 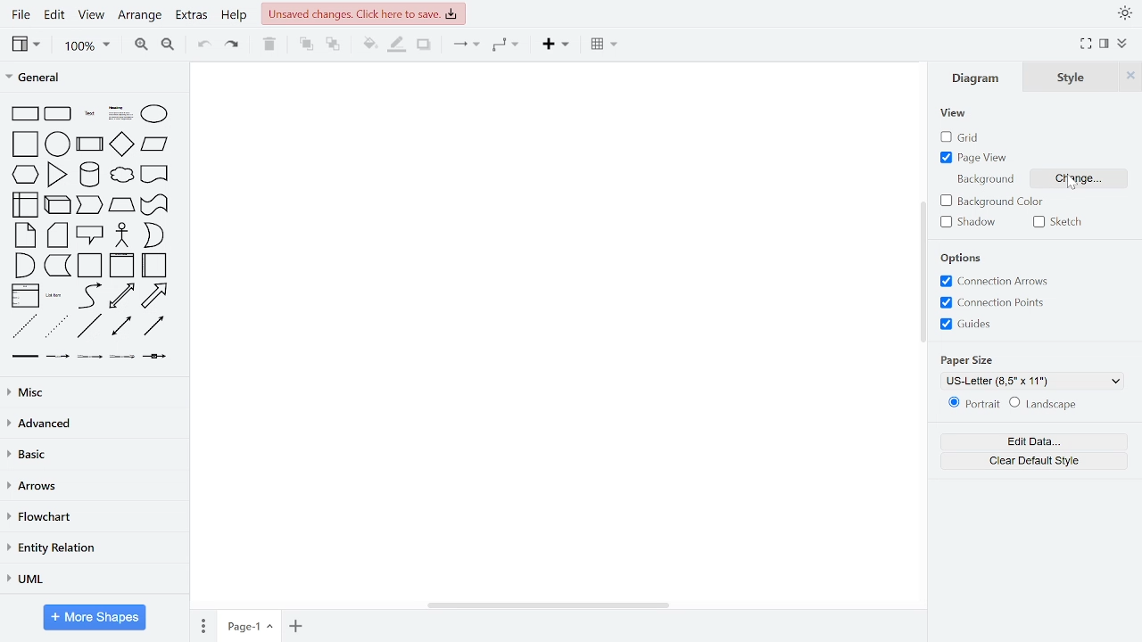 What do you see at coordinates (120, 296) in the screenshot?
I see `general shapes` at bounding box center [120, 296].